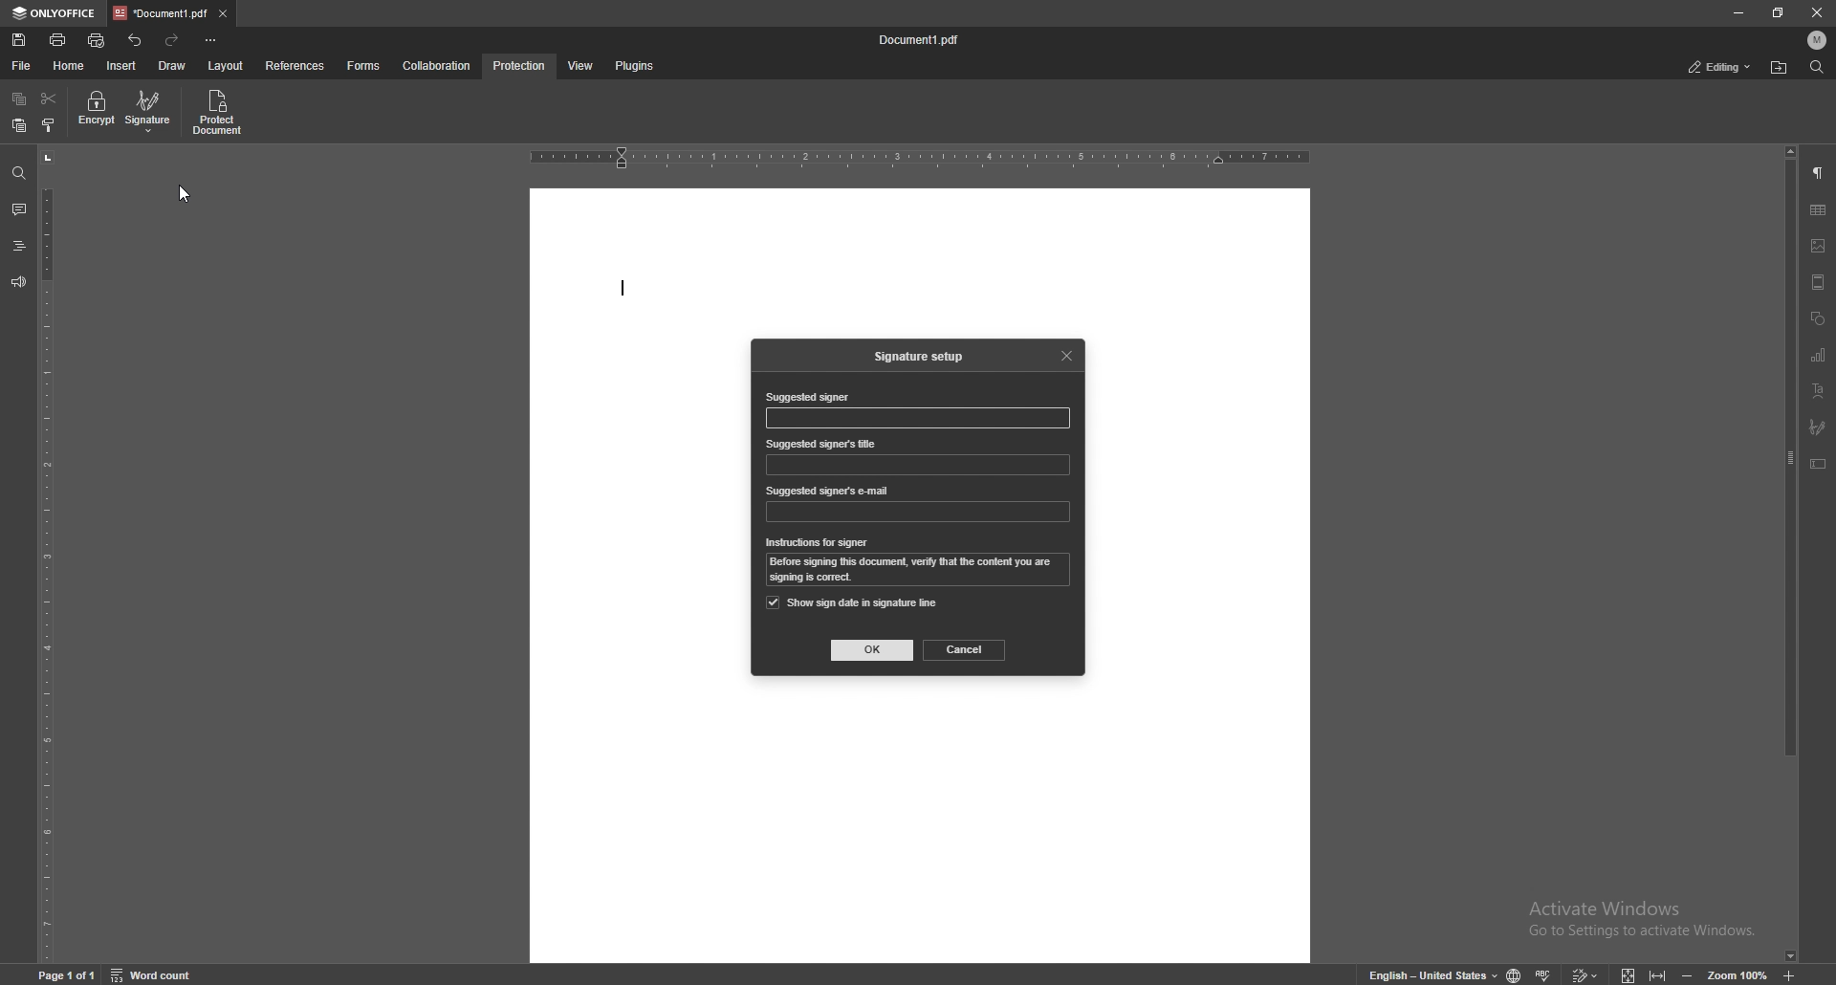 This screenshot has width=1836, height=985. I want to click on onlyoffice, so click(55, 13).